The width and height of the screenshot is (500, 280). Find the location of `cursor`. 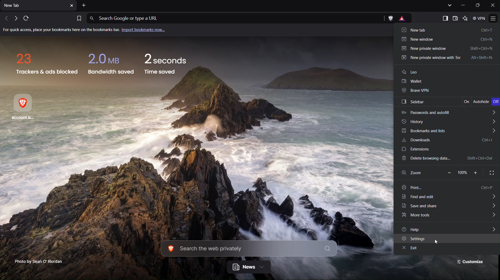

cursor is located at coordinates (438, 241).